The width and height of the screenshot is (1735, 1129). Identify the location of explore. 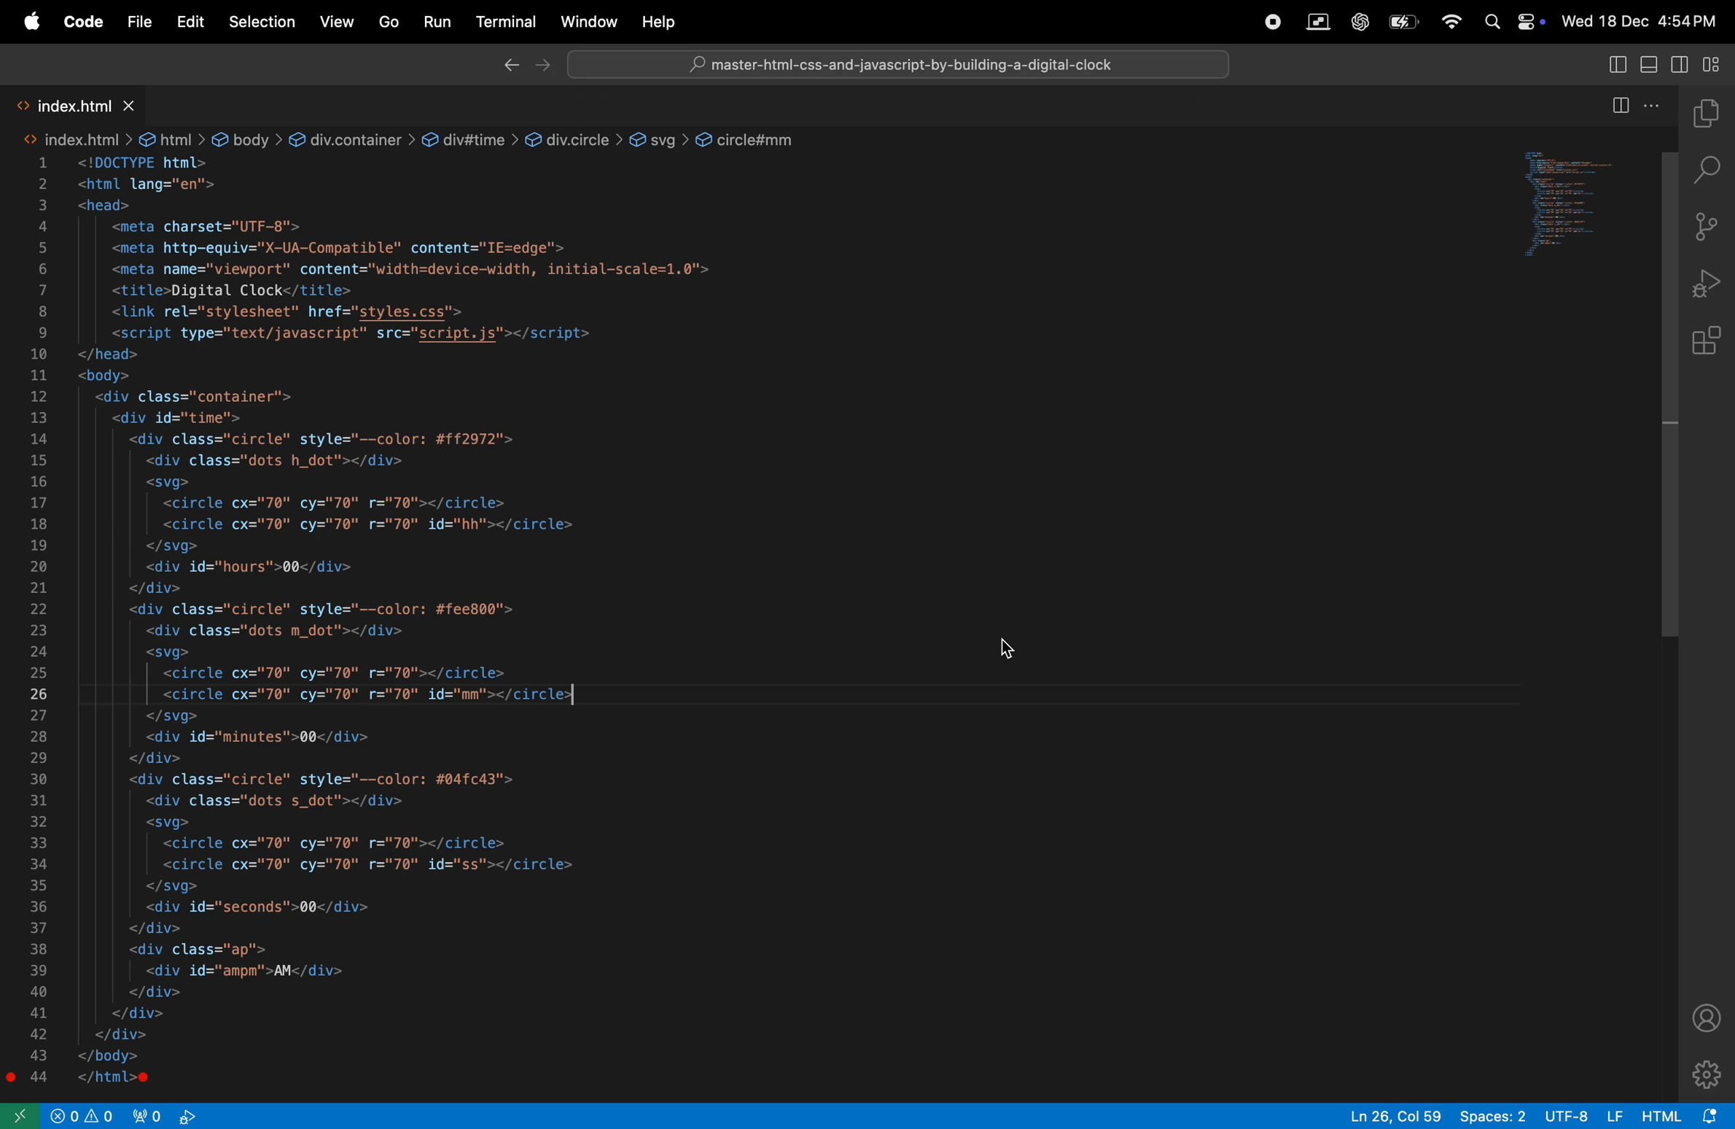
(1711, 117).